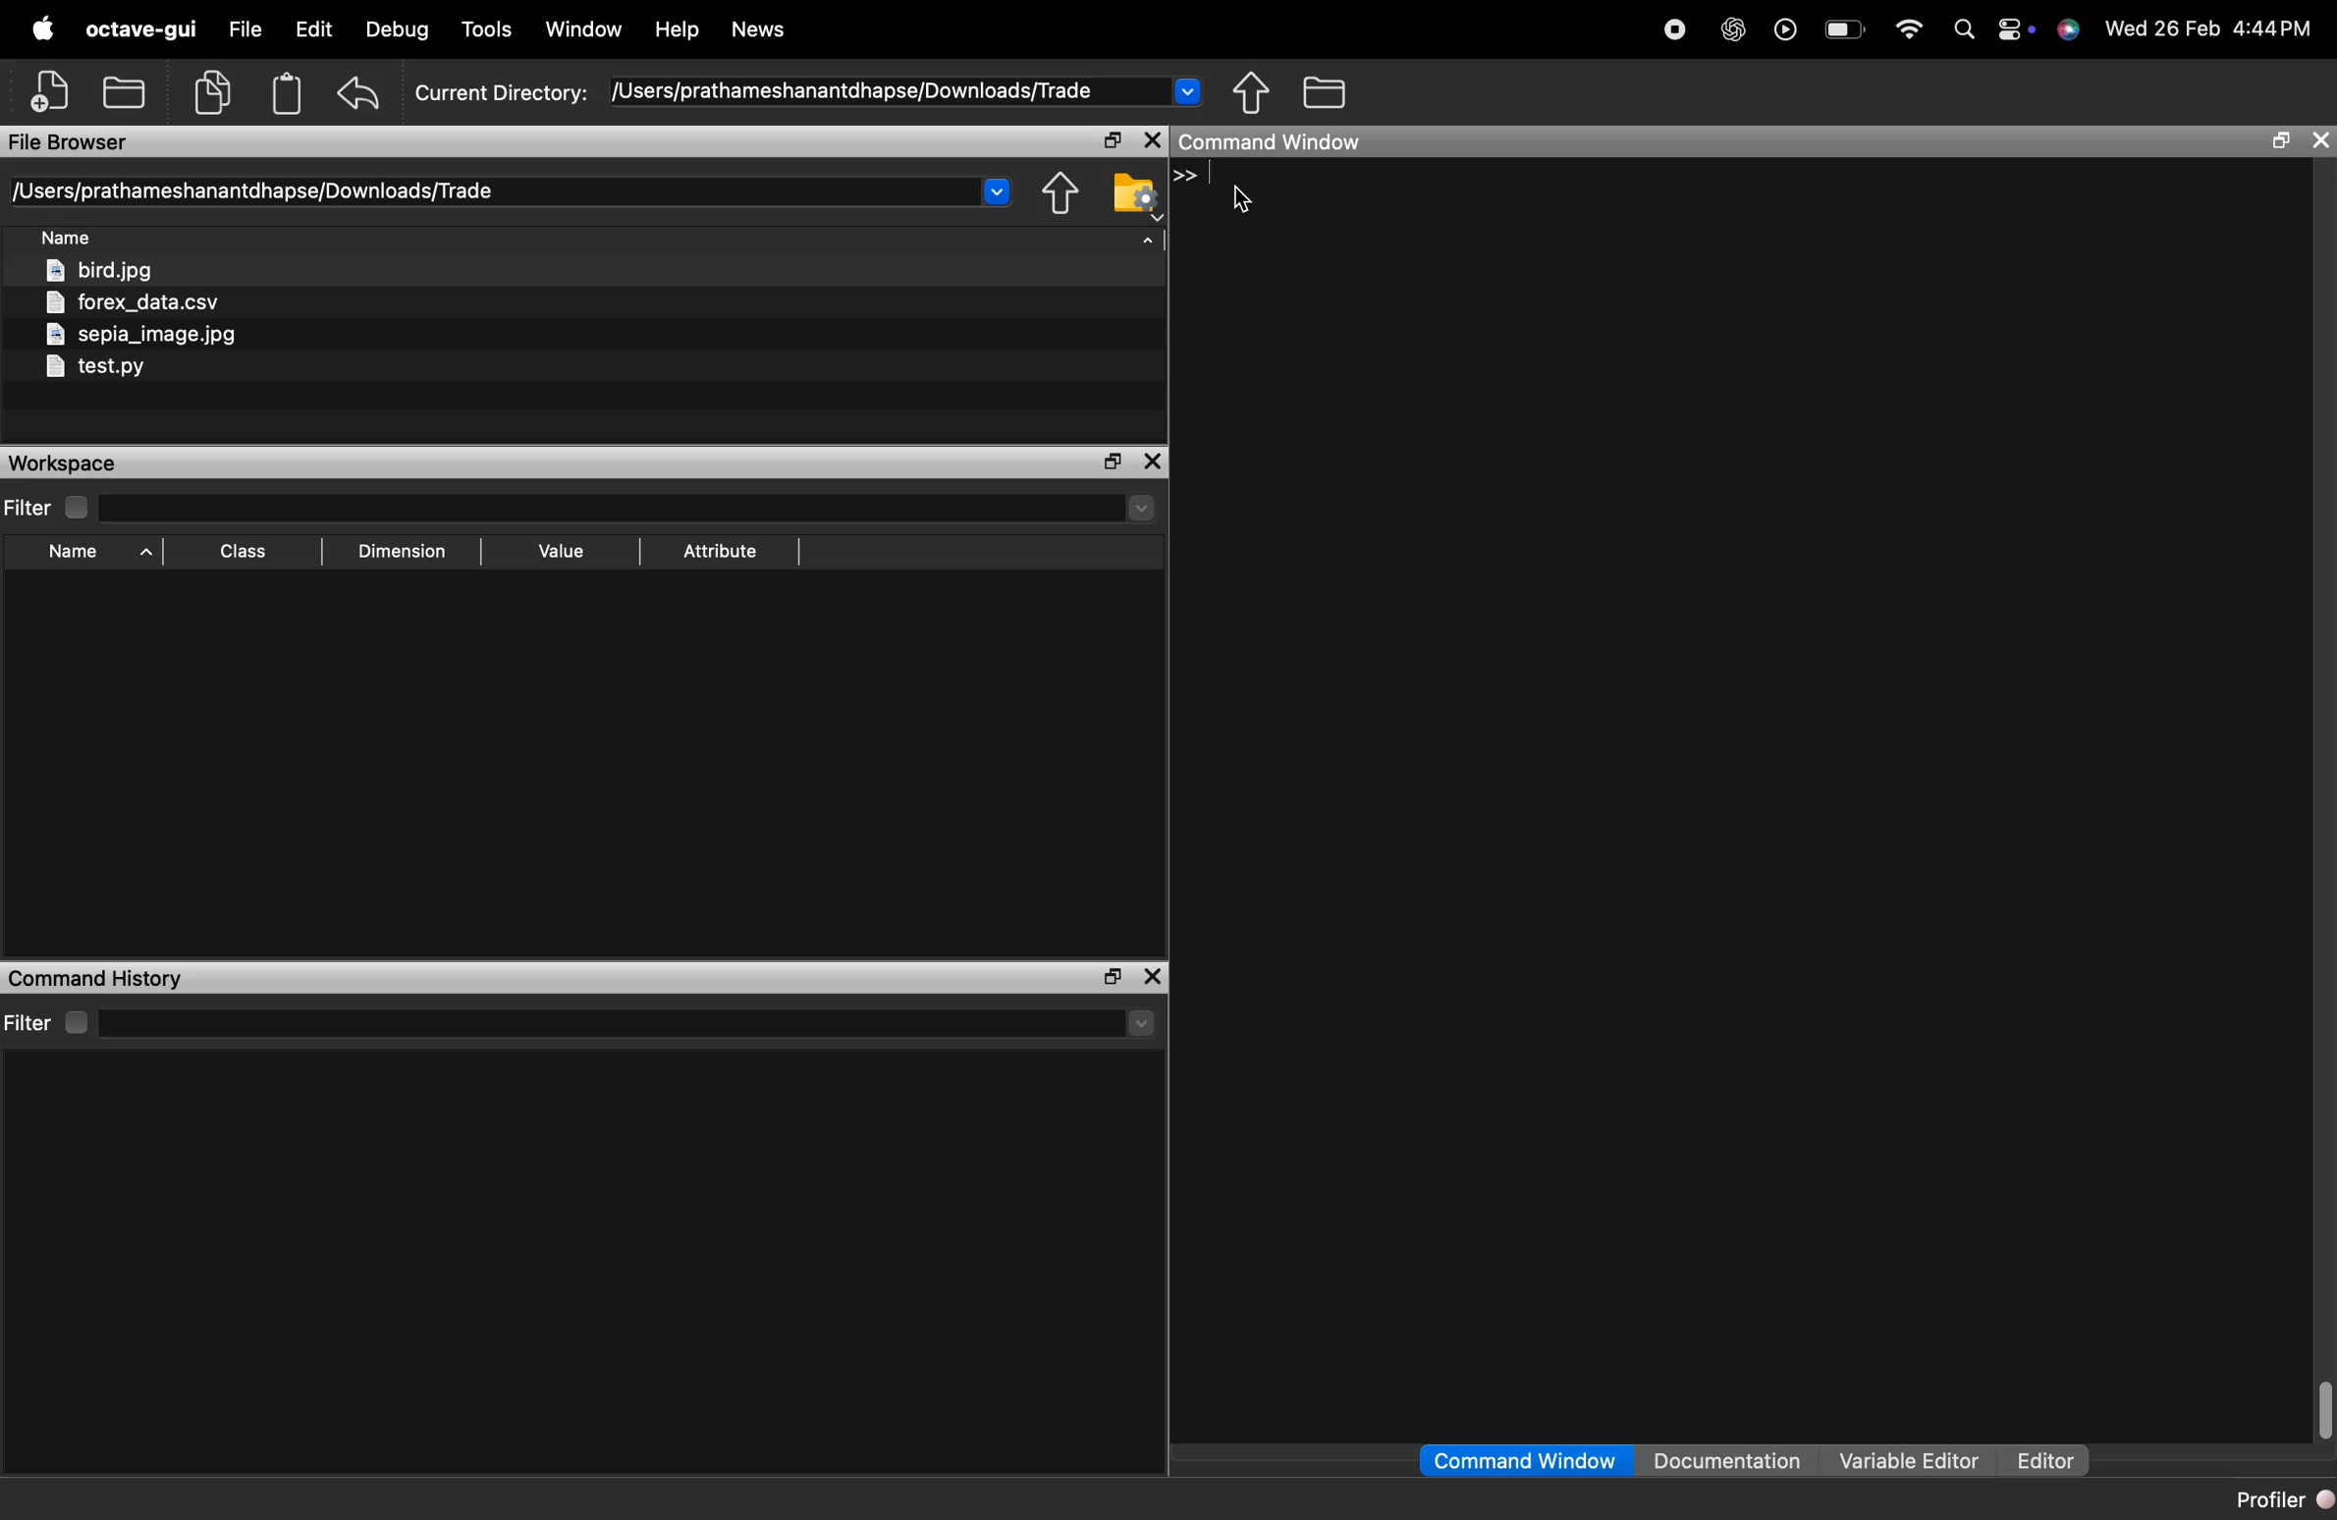  What do you see at coordinates (1273, 141) in the screenshot?
I see `Command Window` at bounding box center [1273, 141].